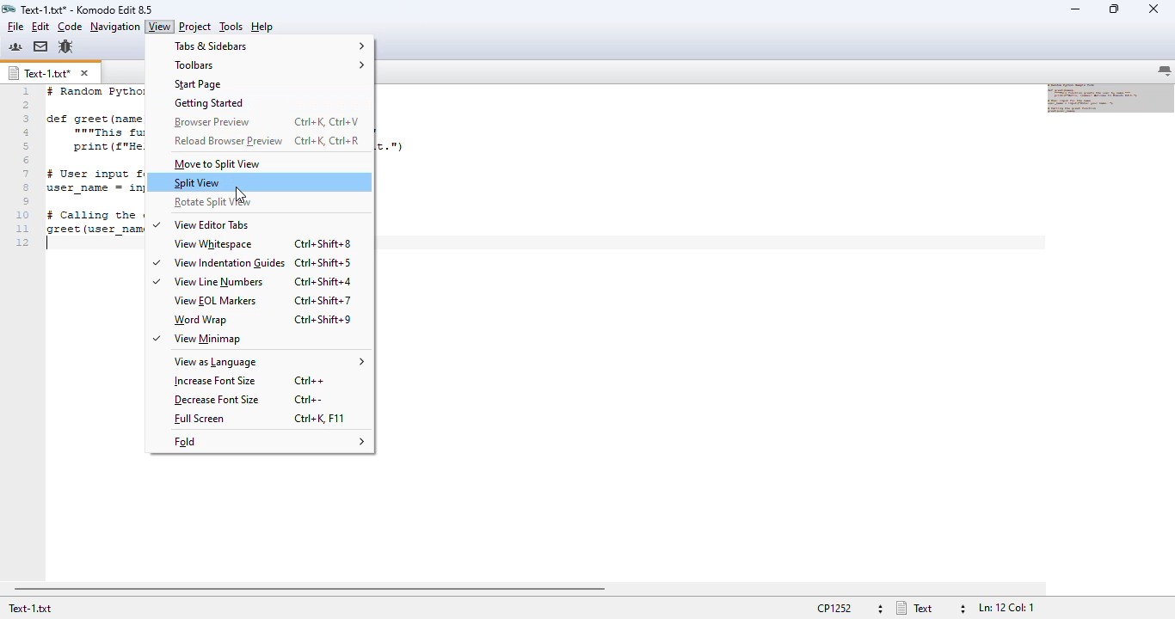  What do you see at coordinates (8, 9) in the screenshot?
I see `logo` at bounding box center [8, 9].